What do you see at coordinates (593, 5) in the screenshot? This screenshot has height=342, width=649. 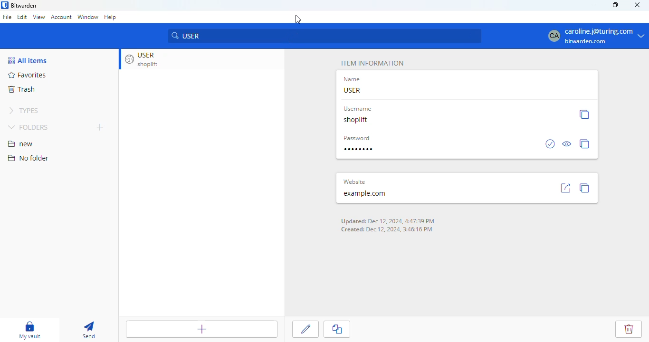 I see `minimize` at bounding box center [593, 5].